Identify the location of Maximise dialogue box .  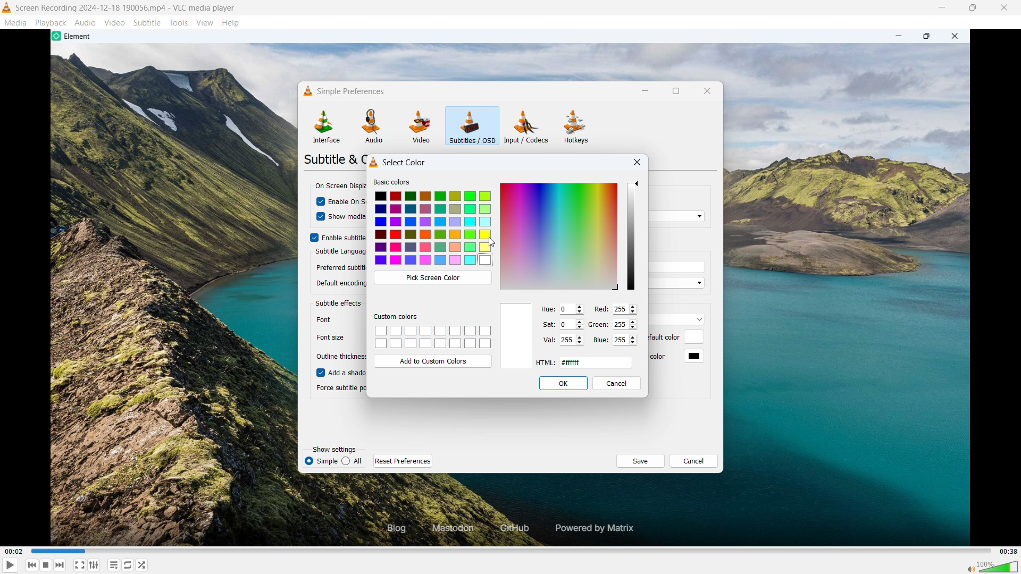
(676, 91).